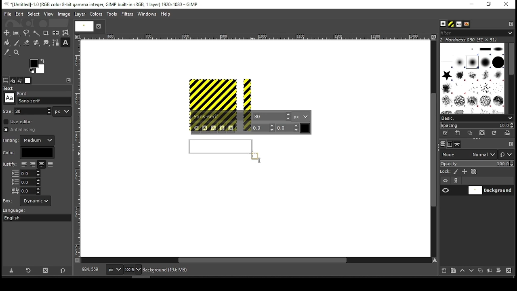  What do you see at coordinates (443, 24) in the screenshot?
I see `brushes` at bounding box center [443, 24].